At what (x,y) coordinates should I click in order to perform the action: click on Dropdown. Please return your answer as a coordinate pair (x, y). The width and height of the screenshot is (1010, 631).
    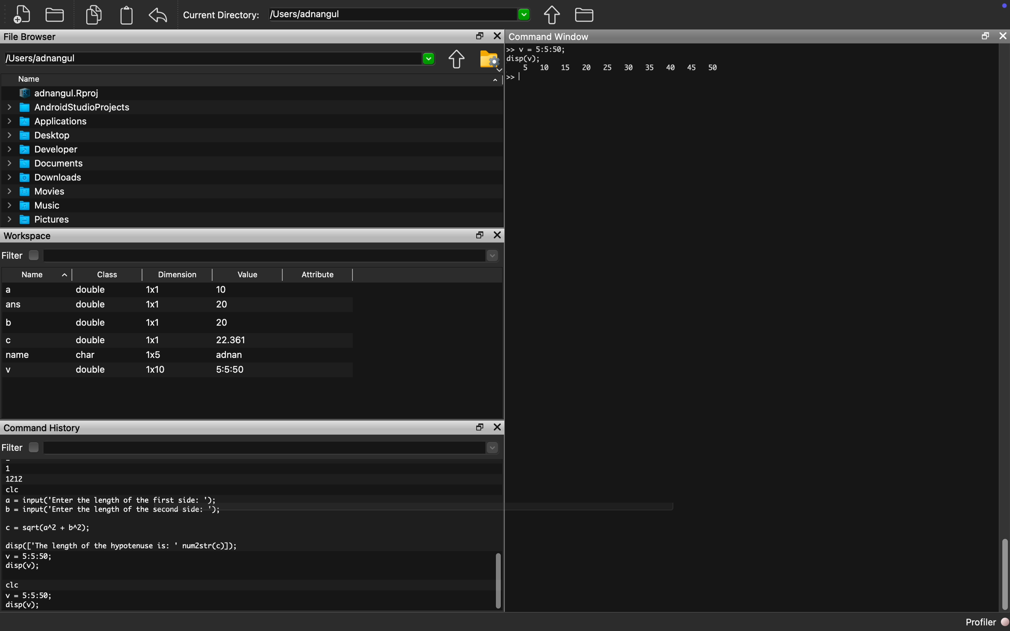
    Looking at the image, I should click on (523, 15).